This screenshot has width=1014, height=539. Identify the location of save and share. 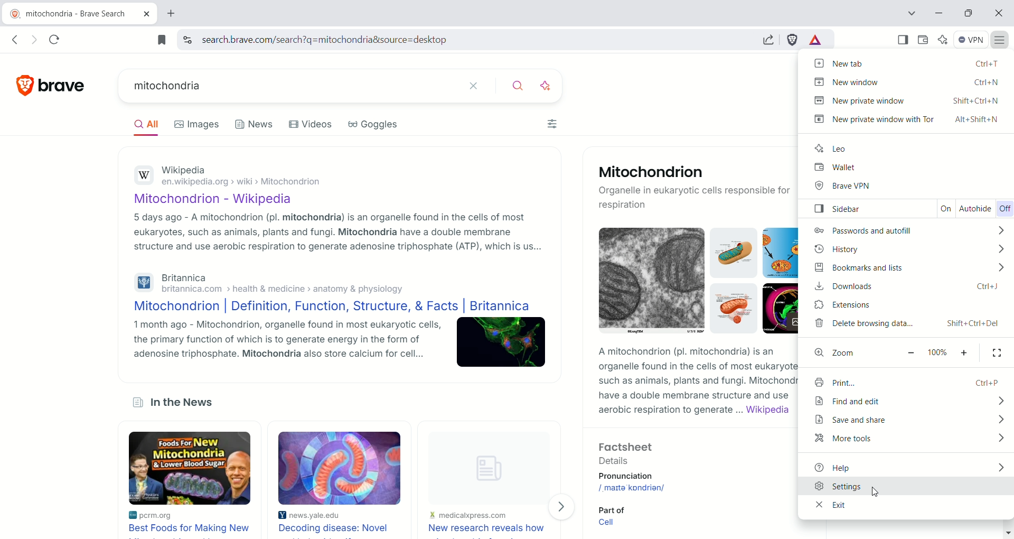
(908, 419).